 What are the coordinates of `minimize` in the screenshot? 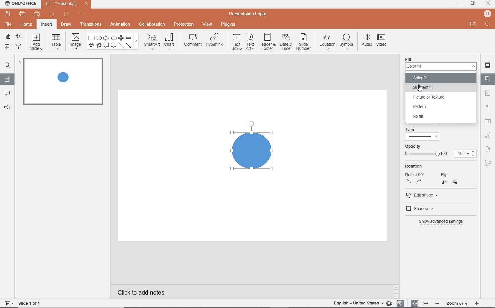 It's located at (458, 3).